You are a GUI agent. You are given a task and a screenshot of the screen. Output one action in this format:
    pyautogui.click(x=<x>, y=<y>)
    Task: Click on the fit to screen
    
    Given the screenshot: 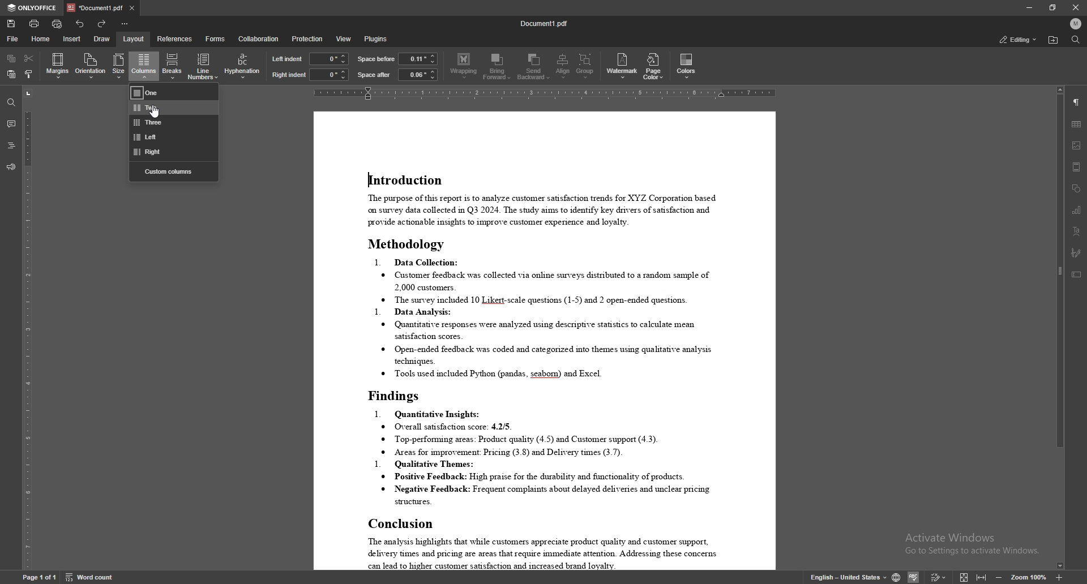 What is the action you would take?
    pyautogui.click(x=964, y=577)
    